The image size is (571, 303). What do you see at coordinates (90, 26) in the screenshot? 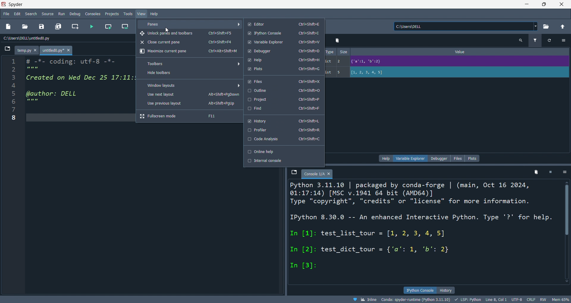
I see `run file` at bounding box center [90, 26].